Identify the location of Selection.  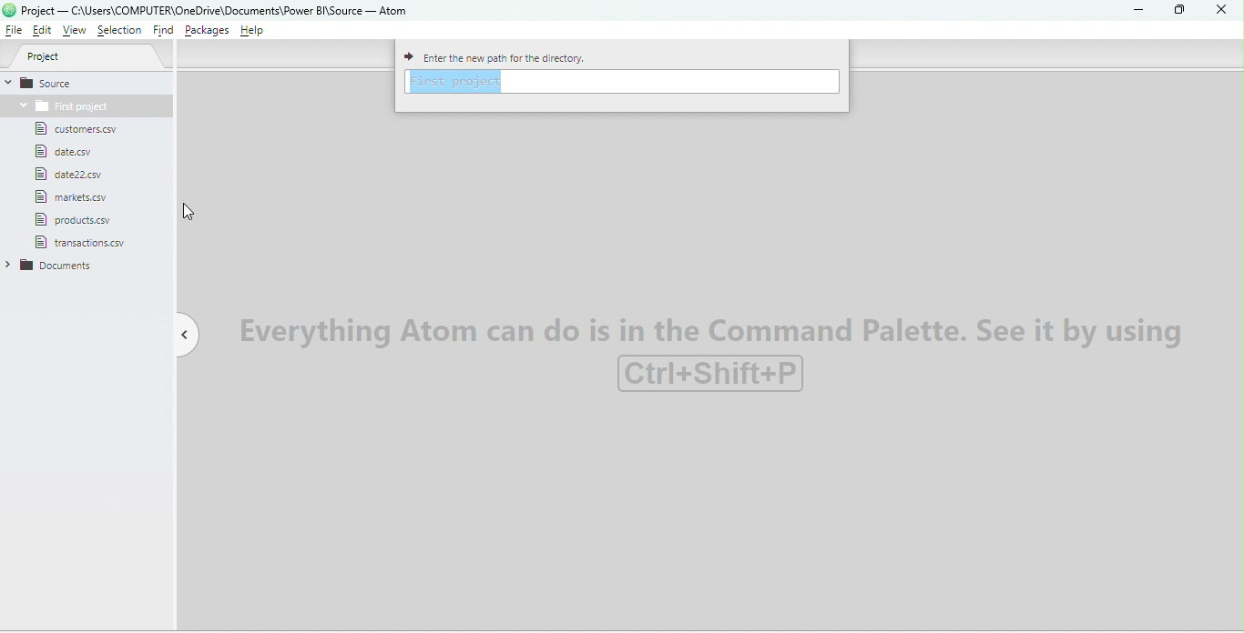
(122, 33).